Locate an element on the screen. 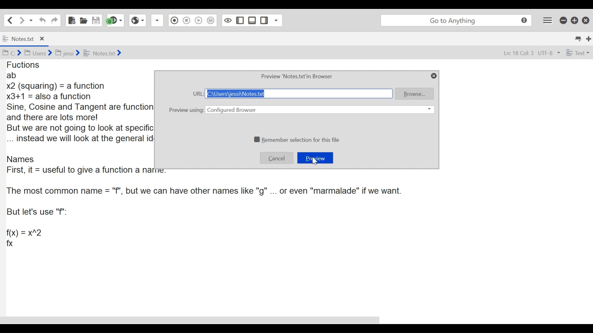 Image resolution: width=593 pixels, height=333 pixels. Preview is located at coordinates (315, 158).